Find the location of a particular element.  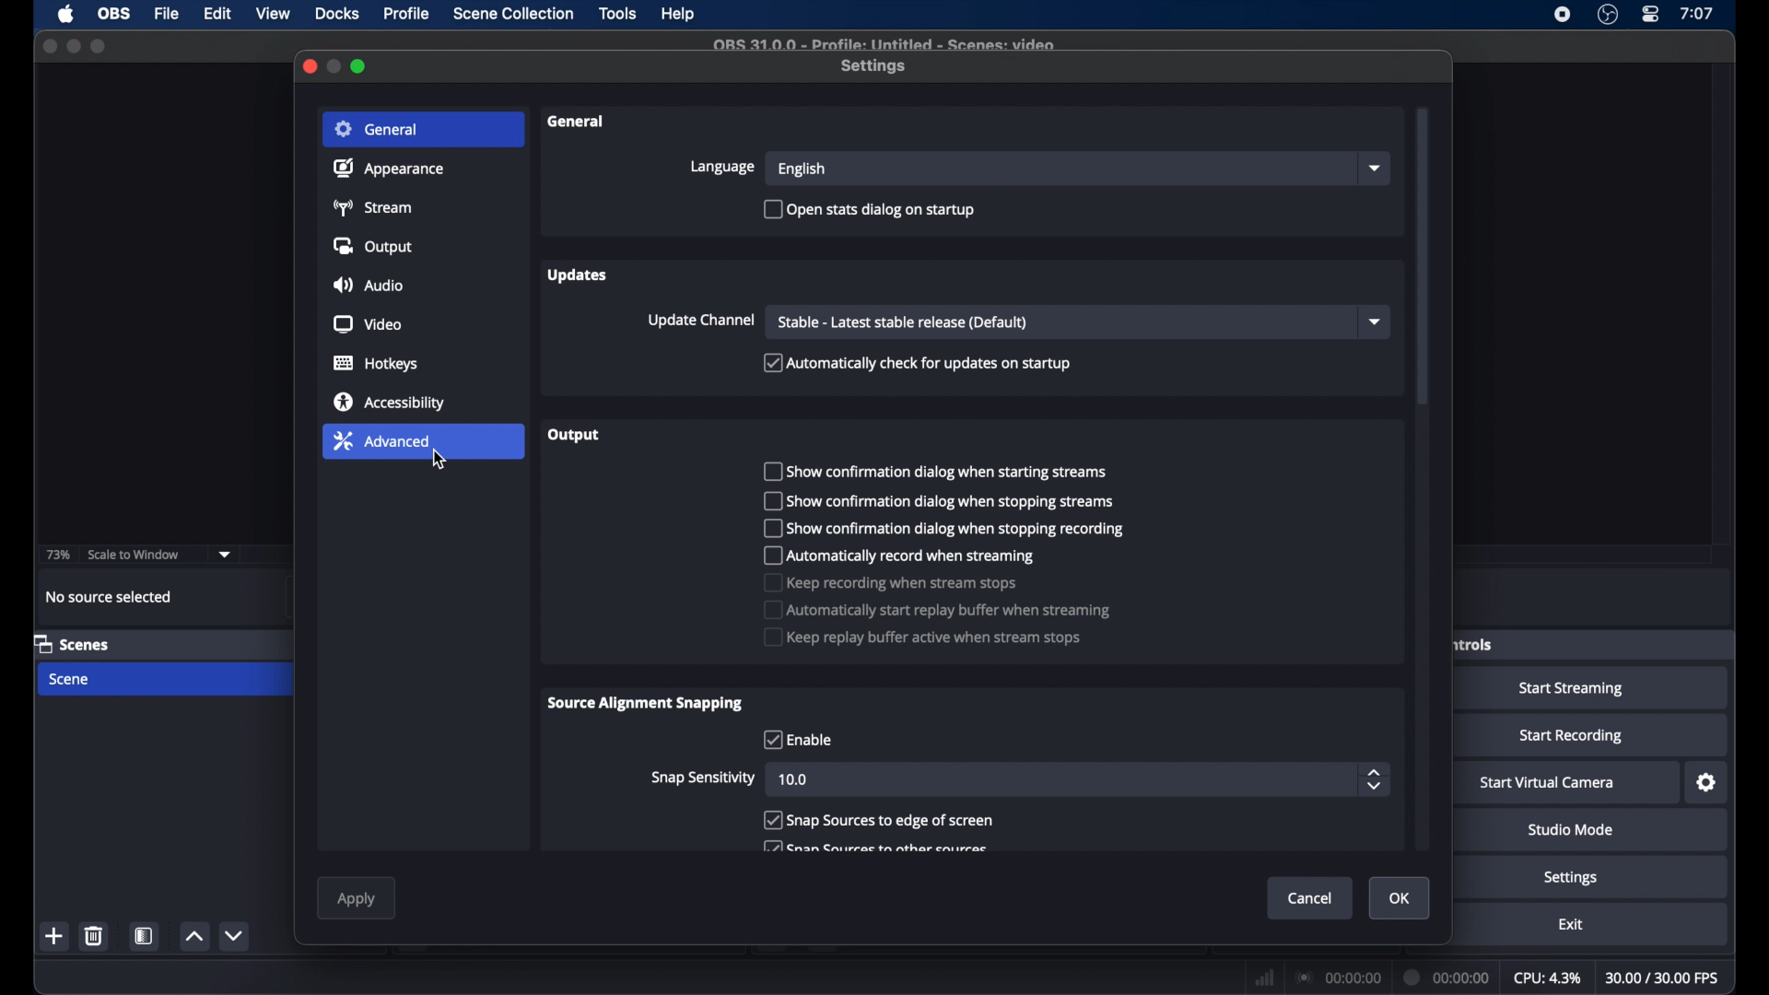

obs is located at coordinates (114, 12).